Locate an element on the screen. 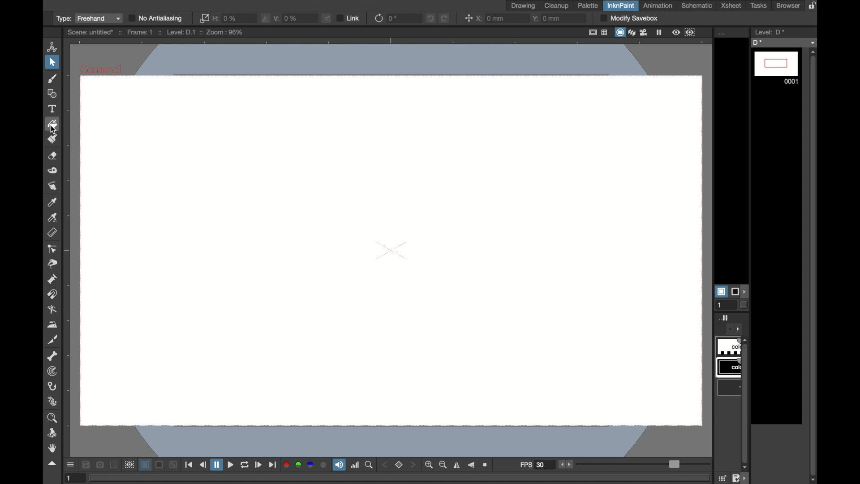 This screenshot has height=484, width=860. first frame is located at coordinates (190, 465).